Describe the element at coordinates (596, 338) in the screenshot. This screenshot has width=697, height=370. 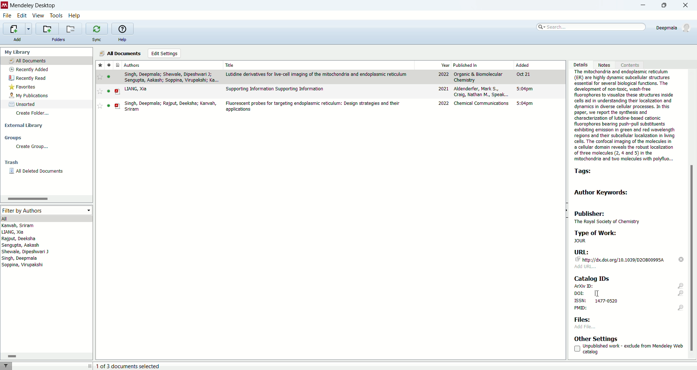
I see `other settings` at that location.